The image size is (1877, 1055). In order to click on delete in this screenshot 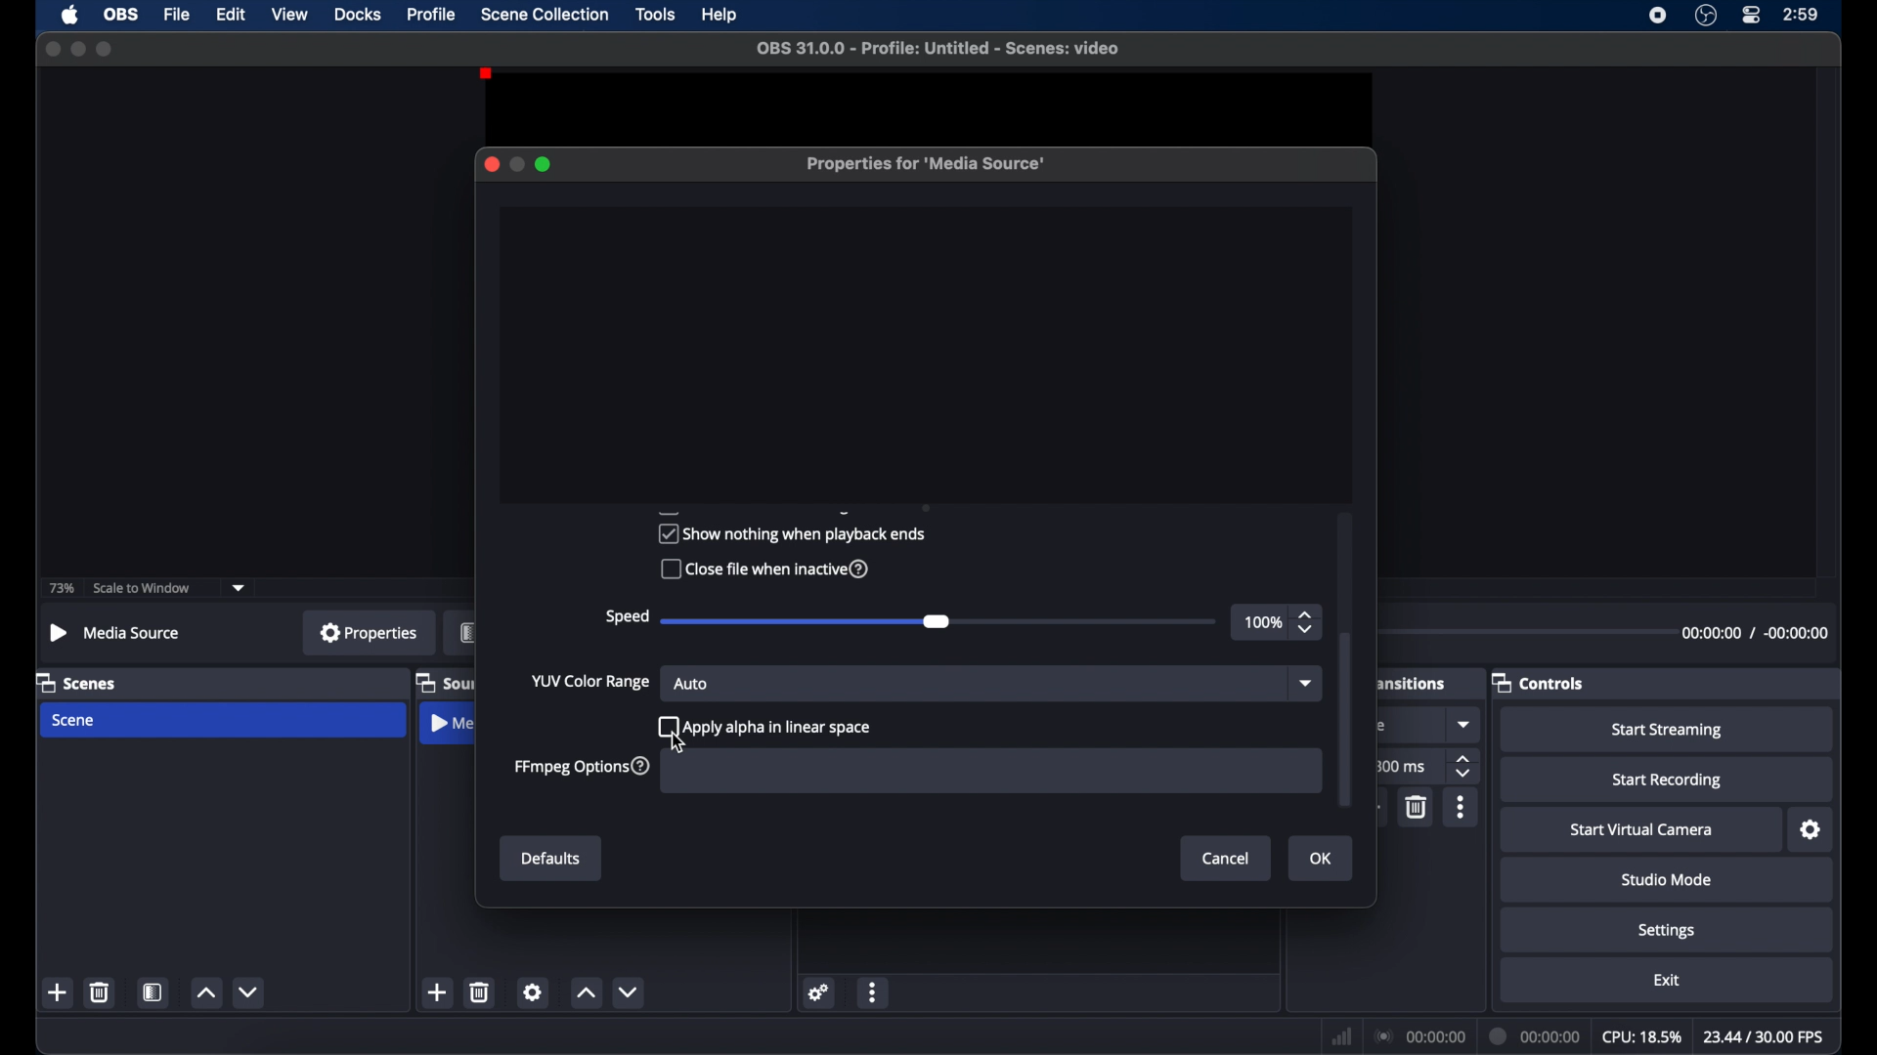, I will do `click(99, 992)`.